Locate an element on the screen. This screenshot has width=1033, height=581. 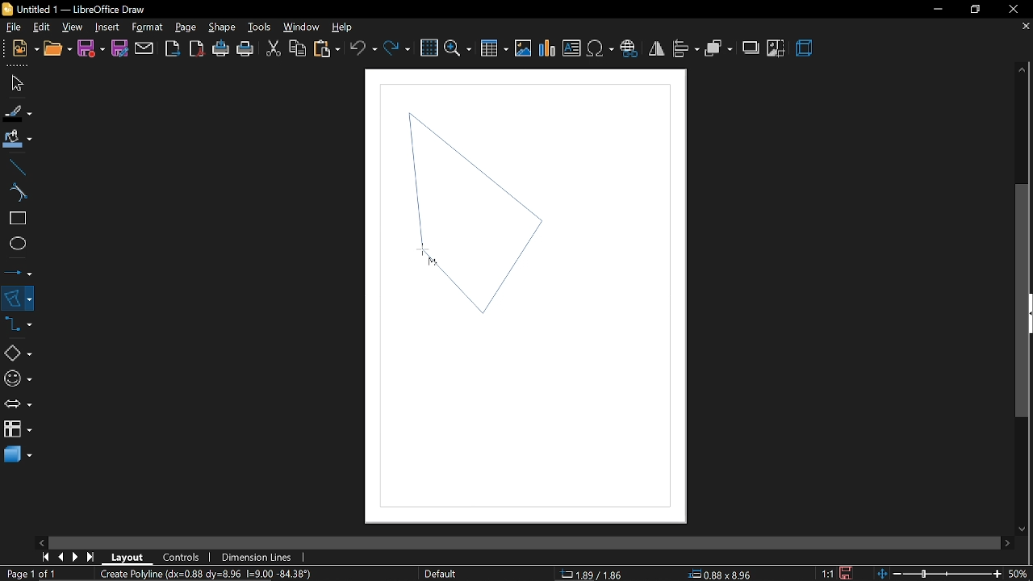
arrows is located at coordinates (18, 405).